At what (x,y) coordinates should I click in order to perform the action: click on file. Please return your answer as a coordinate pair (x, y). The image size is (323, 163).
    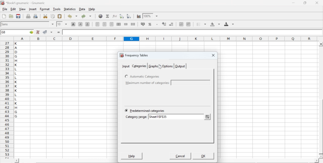
    Looking at the image, I should click on (5, 9).